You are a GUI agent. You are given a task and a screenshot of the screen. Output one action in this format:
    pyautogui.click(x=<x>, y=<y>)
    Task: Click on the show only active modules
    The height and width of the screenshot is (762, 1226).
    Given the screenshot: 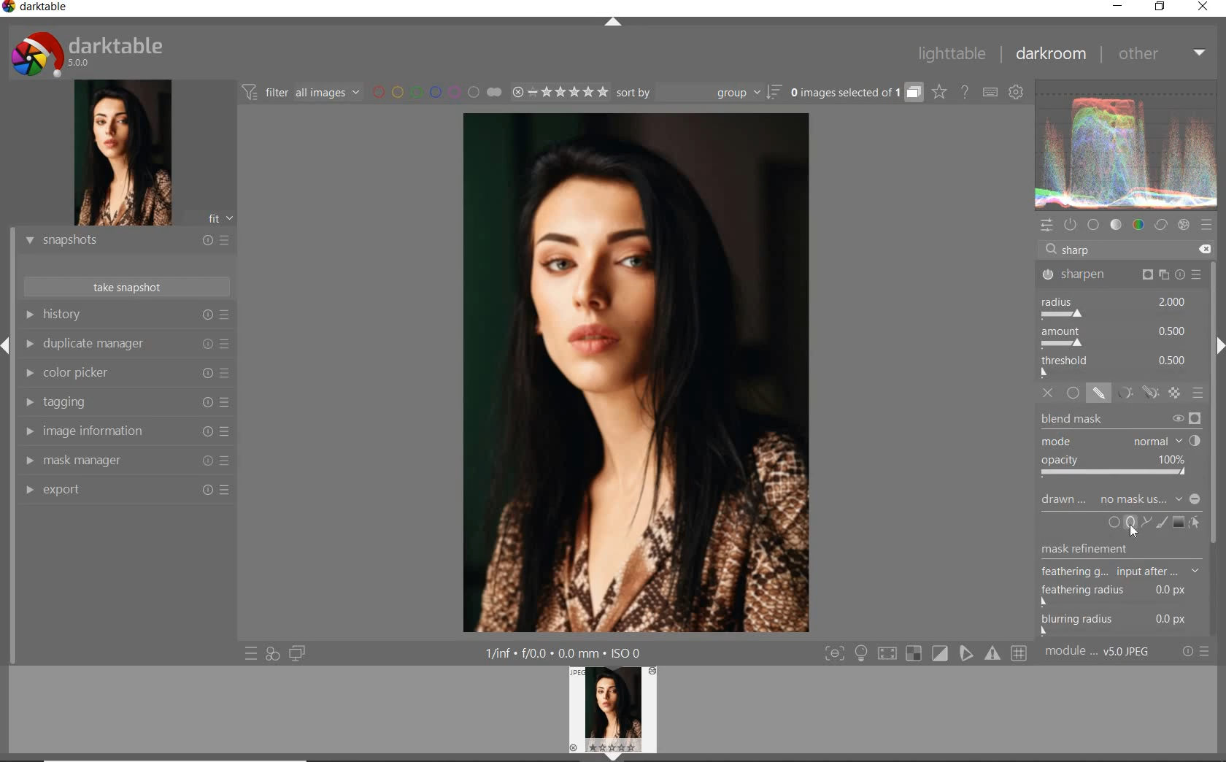 What is the action you would take?
    pyautogui.click(x=1072, y=224)
    